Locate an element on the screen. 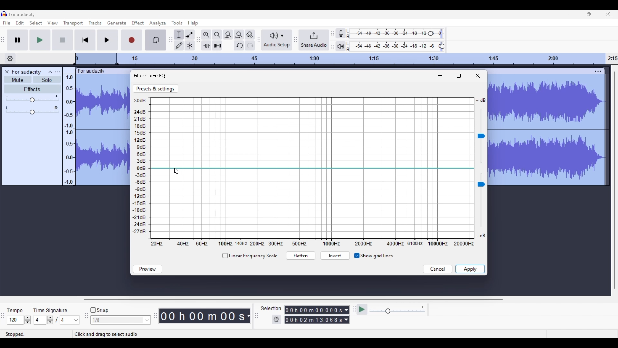  Playback level is located at coordinates (394, 46).